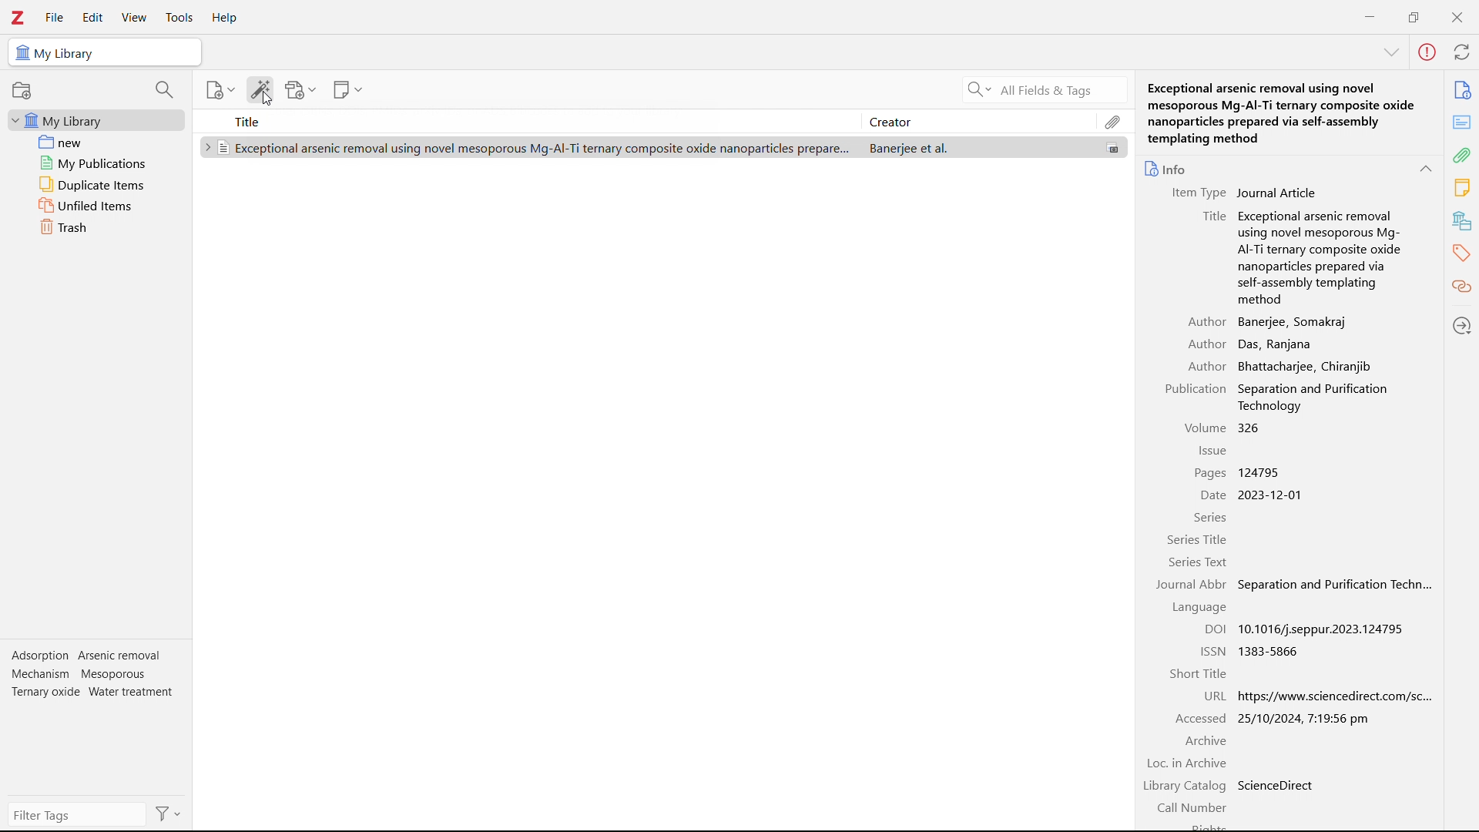 The image size is (1479, 832). What do you see at coordinates (1464, 220) in the screenshot?
I see `libraries and collections` at bounding box center [1464, 220].